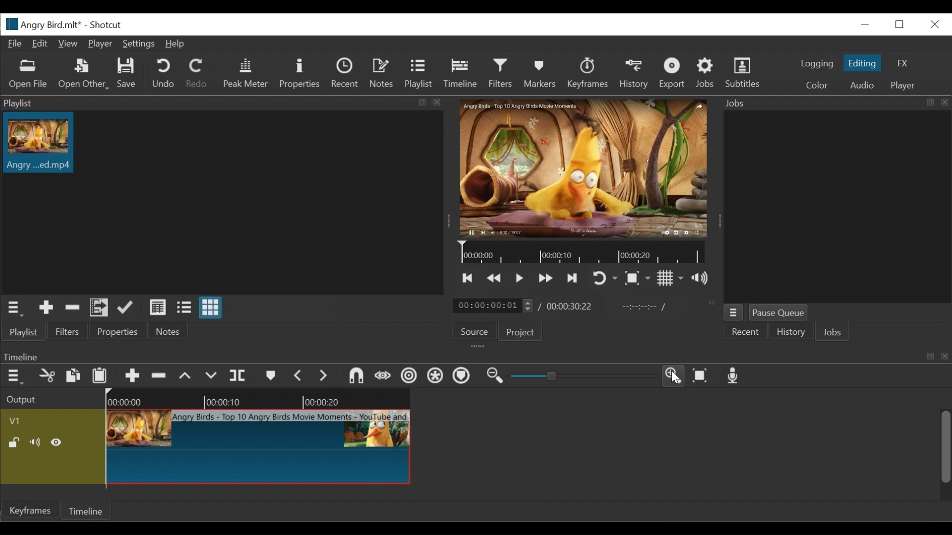 The width and height of the screenshot is (952, 535). Describe the element at coordinates (239, 375) in the screenshot. I see `Split at playhead` at that location.